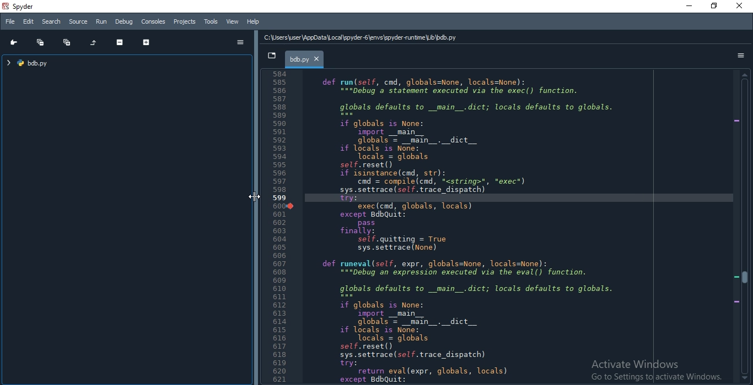 The image size is (753, 385). I want to click on file tree, so click(34, 63).